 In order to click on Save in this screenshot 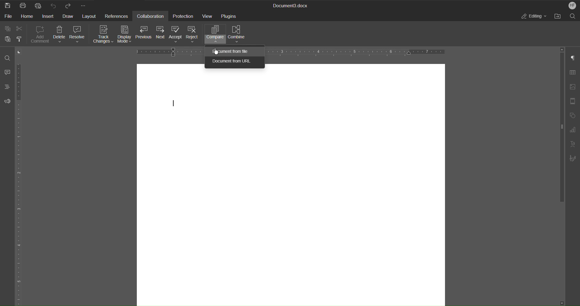, I will do `click(7, 6)`.